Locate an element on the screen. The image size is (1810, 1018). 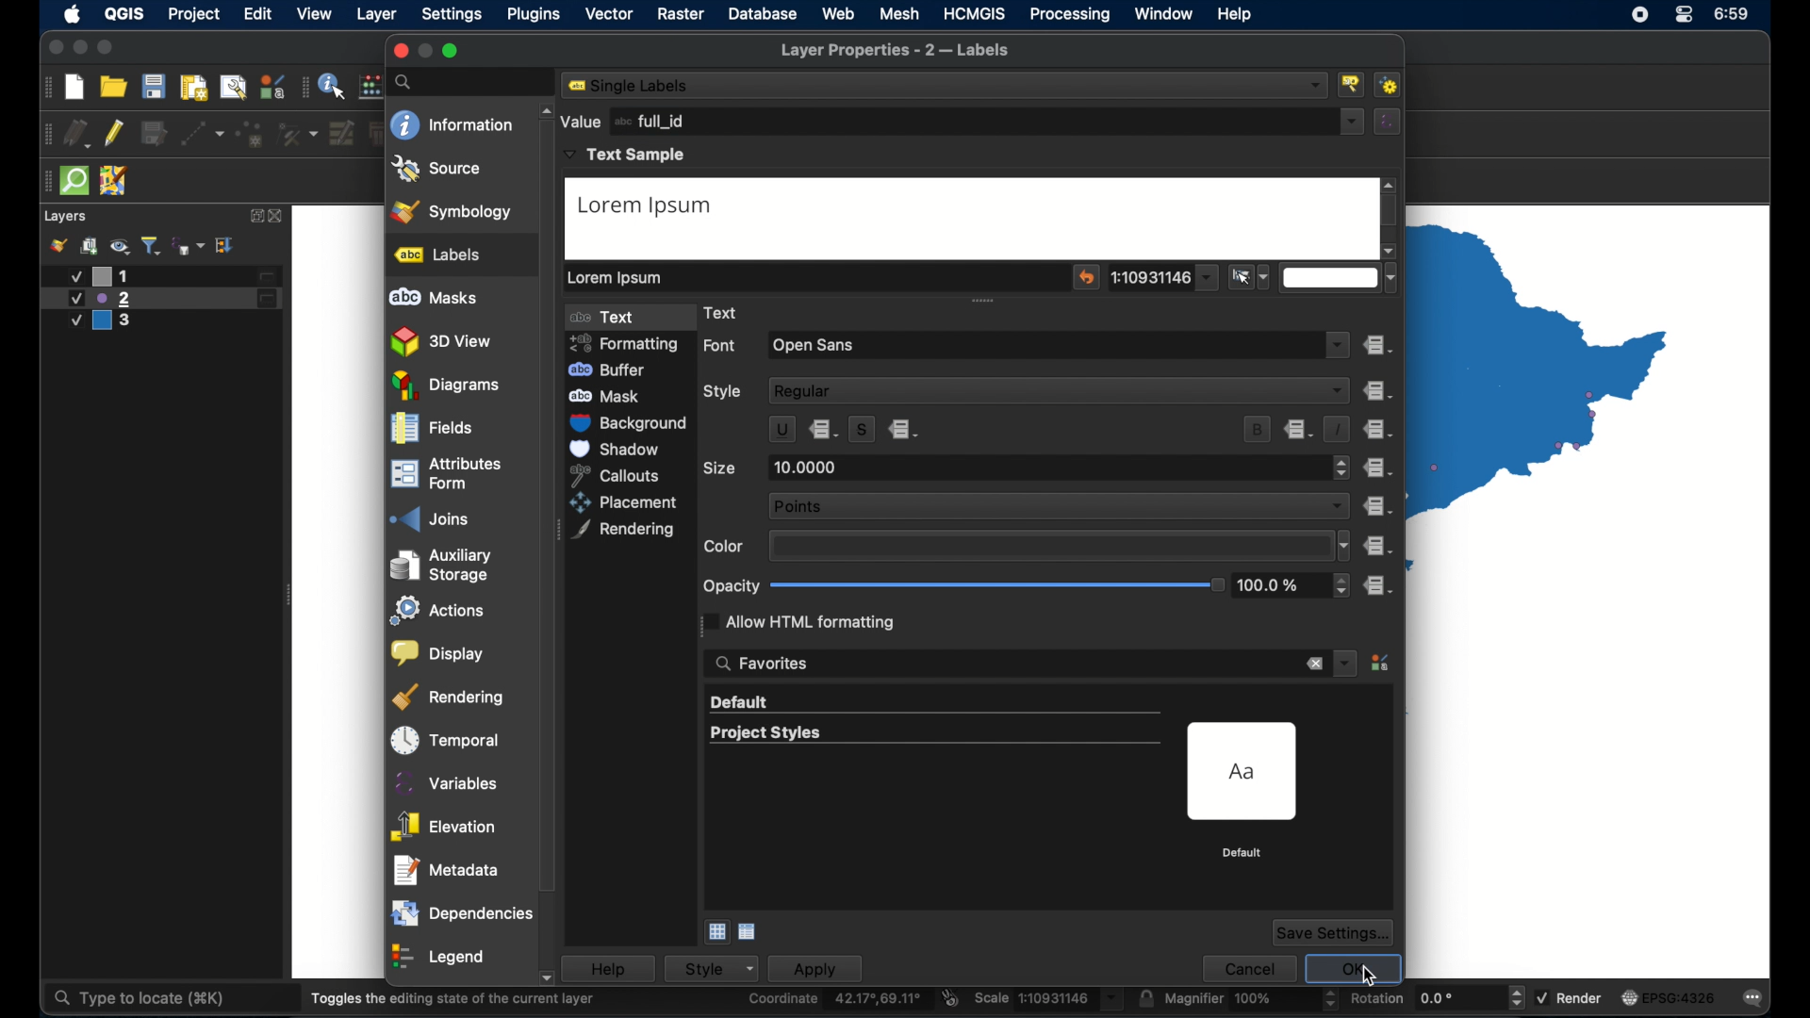
close is located at coordinates (399, 51).